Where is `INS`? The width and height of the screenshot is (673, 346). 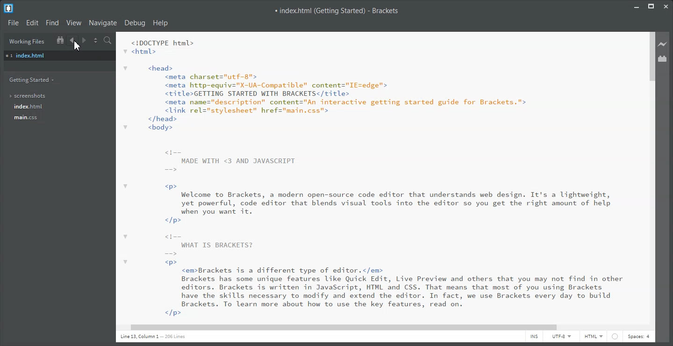
INS is located at coordinates (534, 337).